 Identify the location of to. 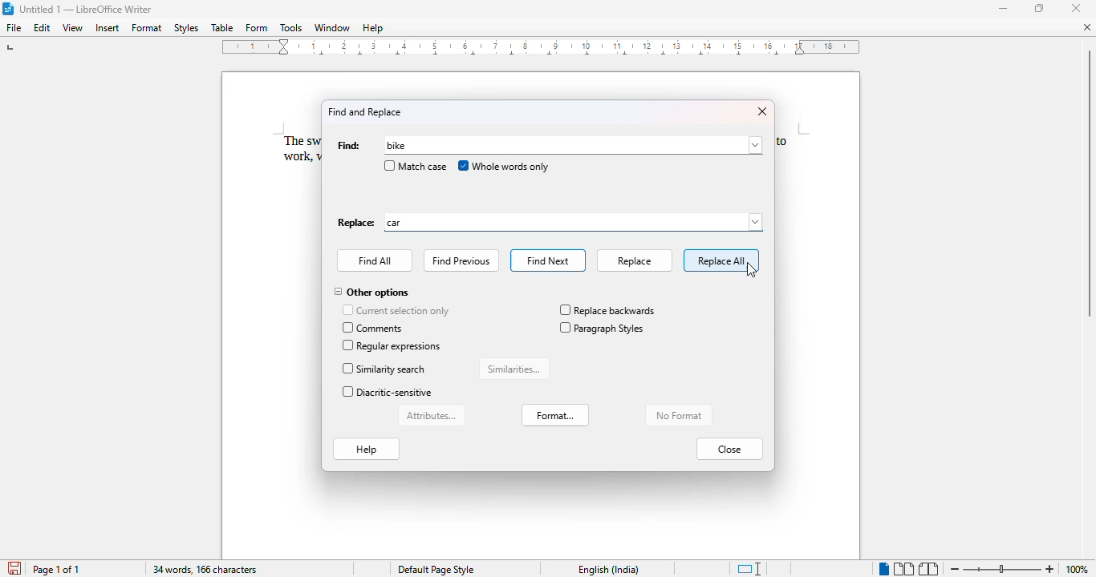
(781, 141).